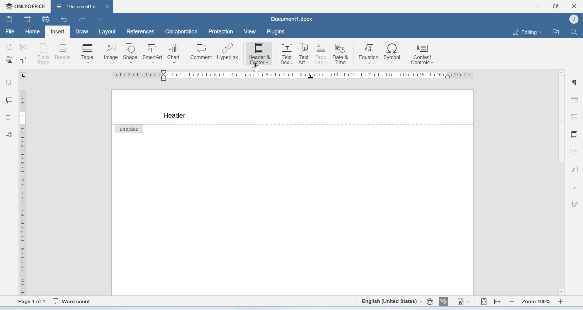 The image size is (583, 310). I want to click on Set document language, so click(430, 302).